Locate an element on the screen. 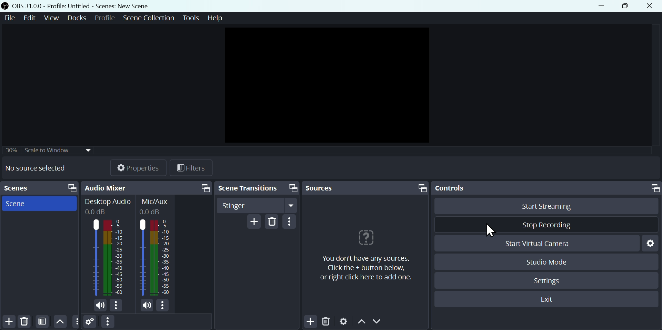 This screenshot has width=662, height=330. Settings is located at coordinates (91, 323).